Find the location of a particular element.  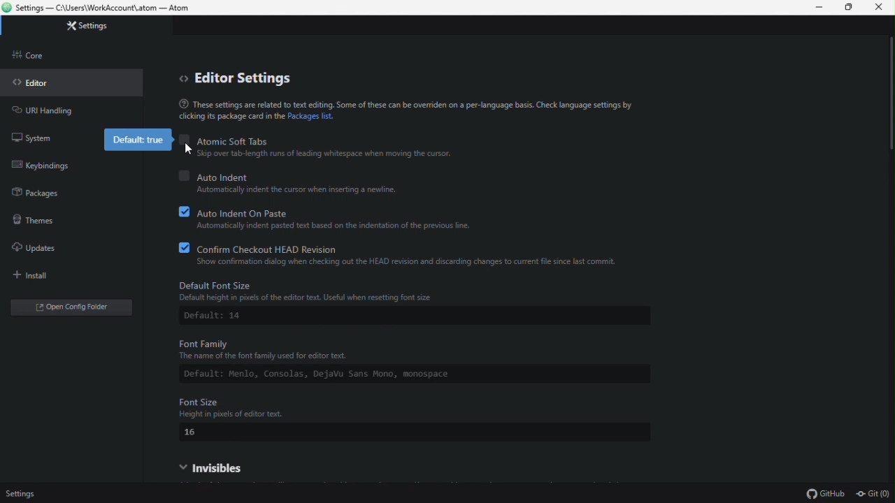

Default: 14 is located at coordinates (232, 316).